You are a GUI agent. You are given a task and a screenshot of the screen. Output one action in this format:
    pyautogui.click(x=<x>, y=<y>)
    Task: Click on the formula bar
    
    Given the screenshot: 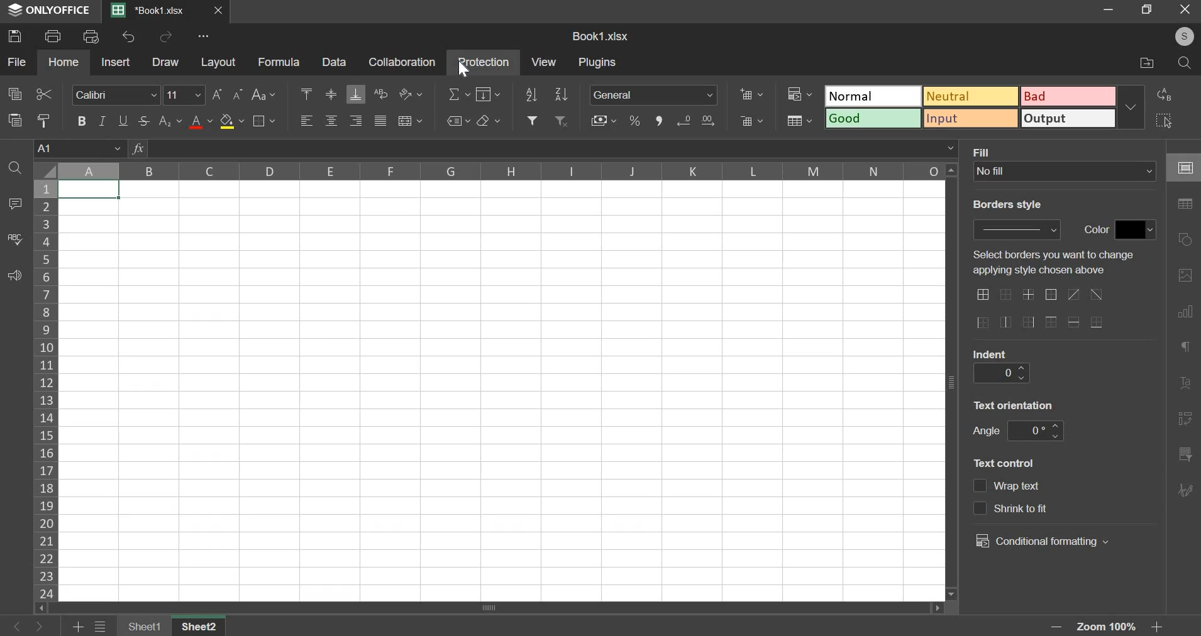 What is the action you would take?
    pyautogui.click(x=553, y=148)
    